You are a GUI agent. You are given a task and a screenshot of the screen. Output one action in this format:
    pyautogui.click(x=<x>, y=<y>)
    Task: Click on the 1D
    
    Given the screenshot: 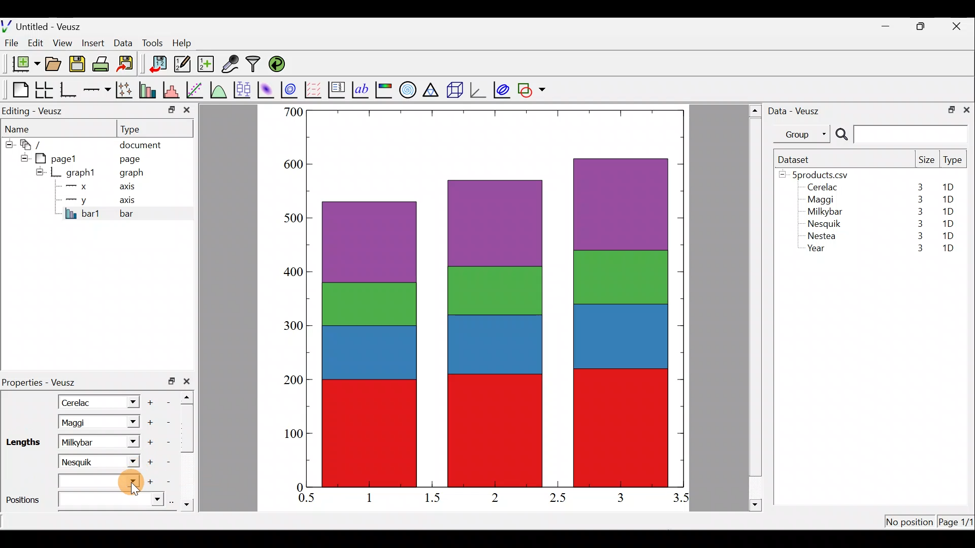 What is the action you would take?
    pyautogui.click(x=948, y=199)
    